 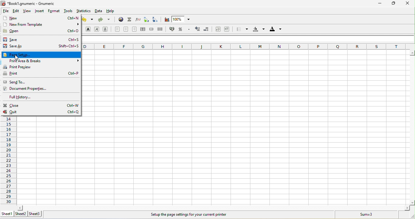 I want to click on help, so click(x=115, y=12).